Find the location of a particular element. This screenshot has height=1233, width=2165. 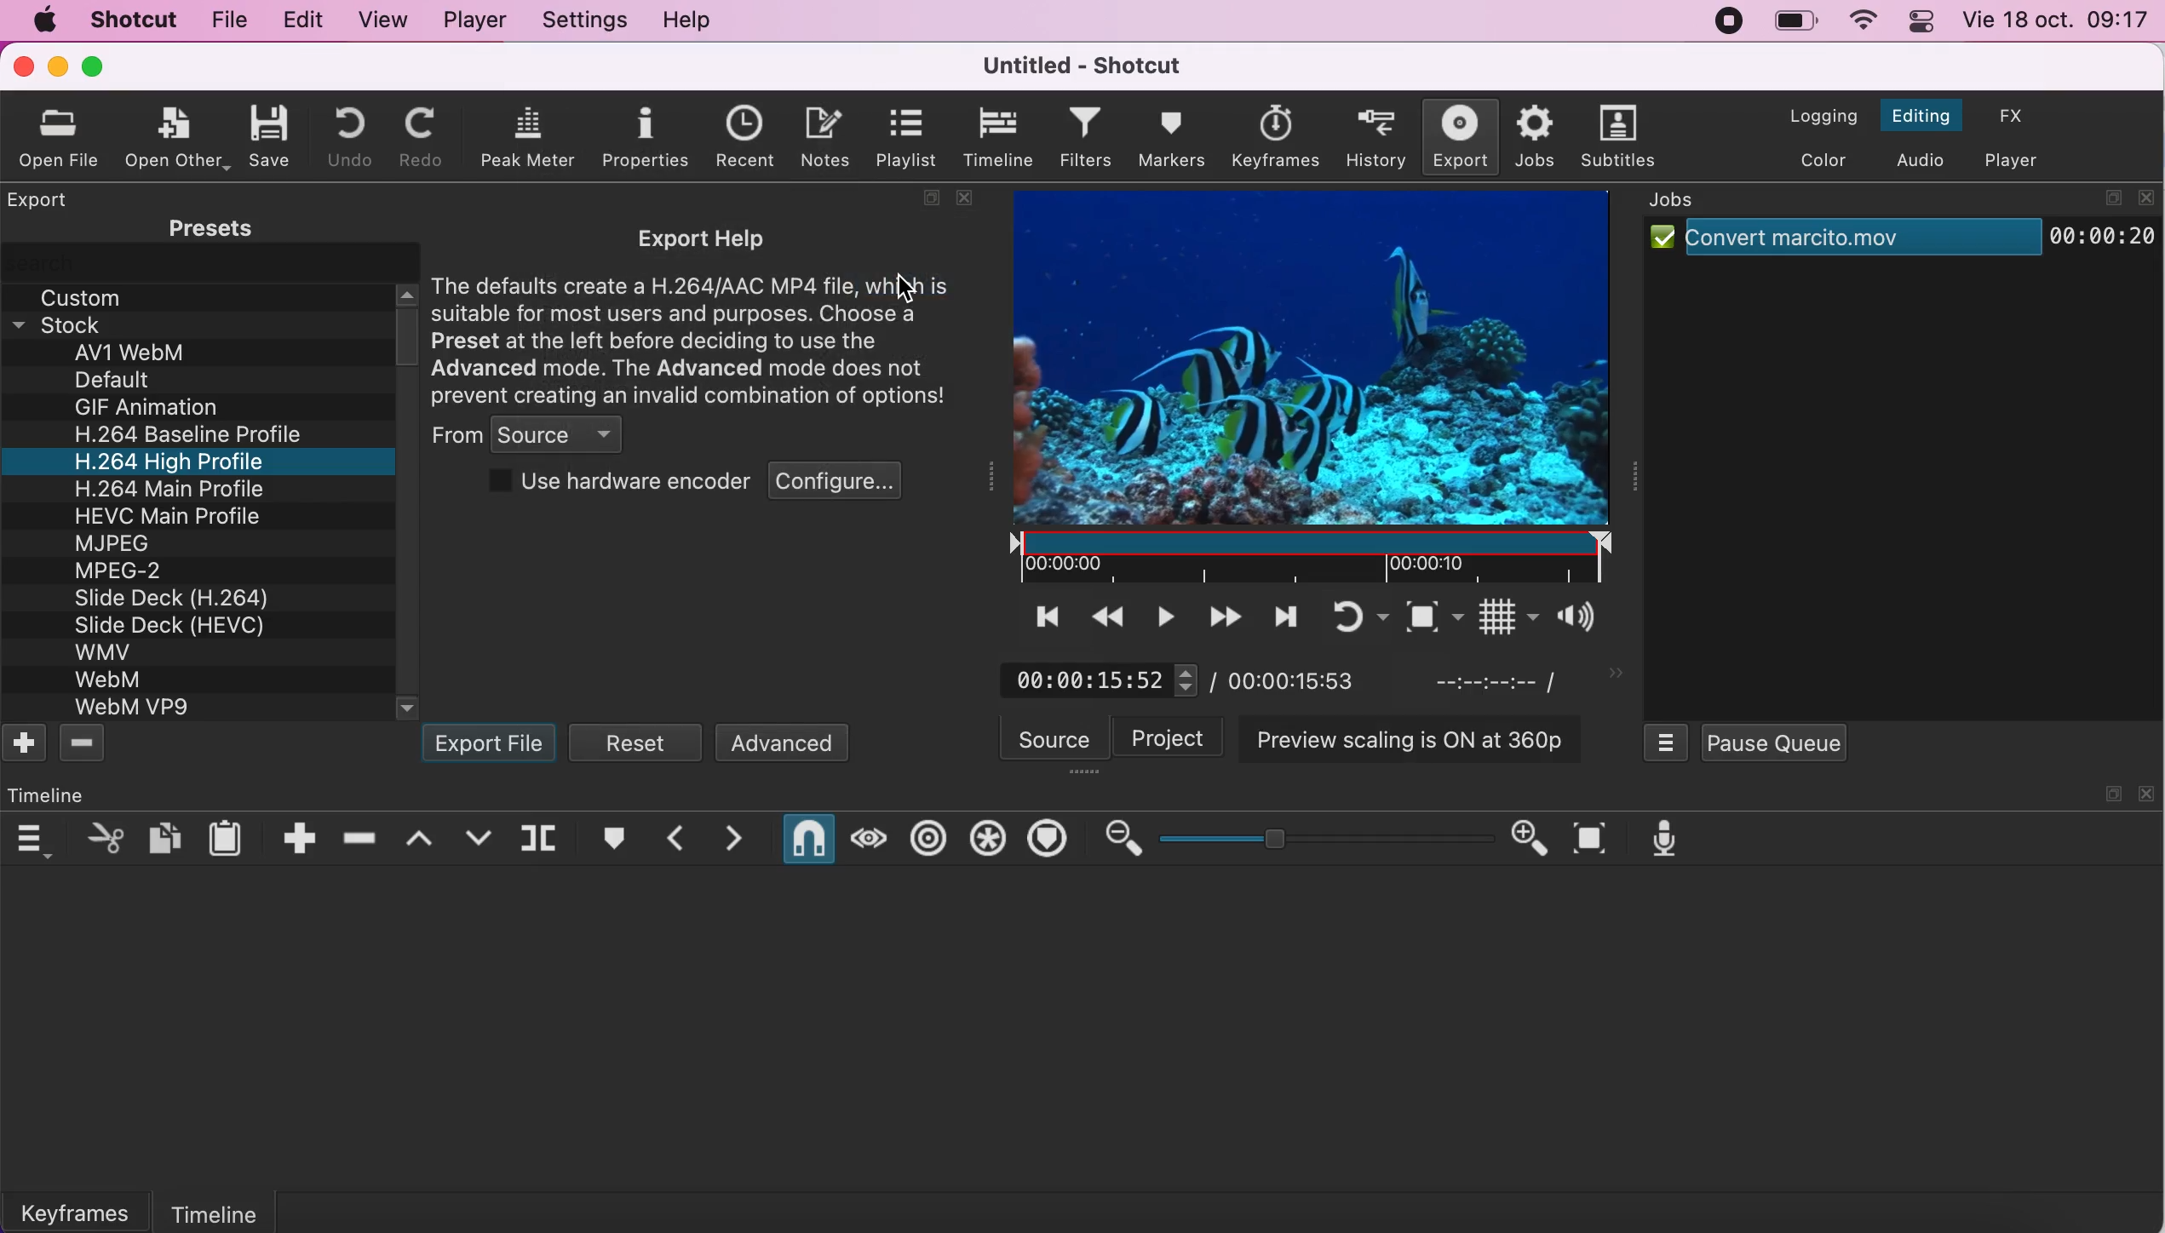

file is located at coordinates (226, 20).